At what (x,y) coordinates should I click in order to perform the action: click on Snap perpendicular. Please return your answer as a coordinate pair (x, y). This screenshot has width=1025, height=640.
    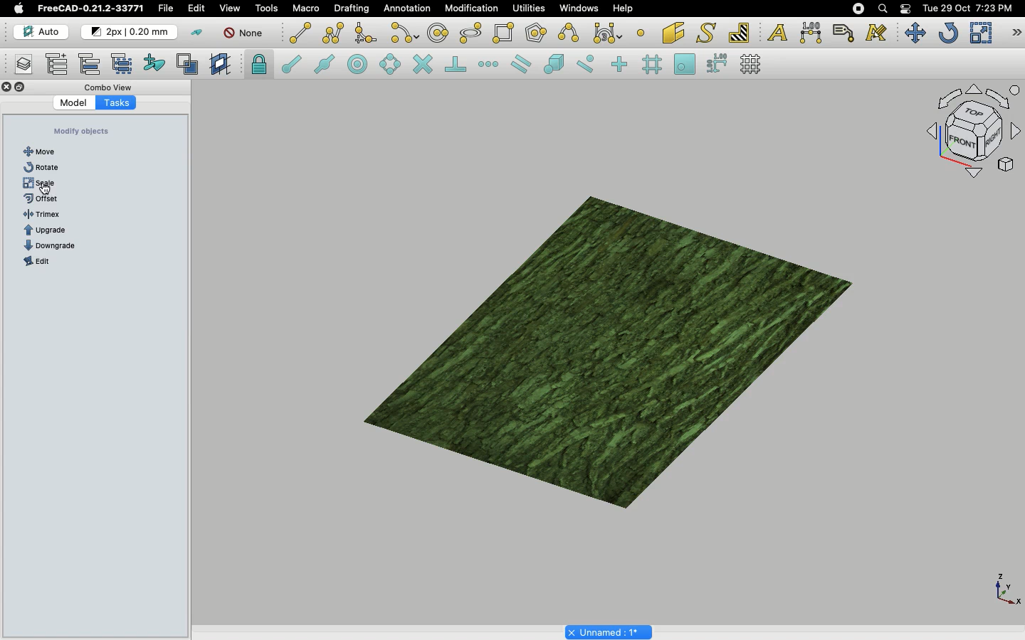
    Looking at the image, I should click on (453, 63).